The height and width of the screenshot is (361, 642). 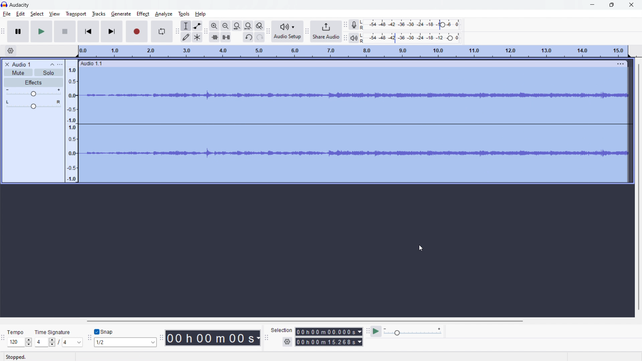 What do you see at coordinates (248, 26) in the screenshot?
I see `fit project to width` at bounding box center [248, 26].